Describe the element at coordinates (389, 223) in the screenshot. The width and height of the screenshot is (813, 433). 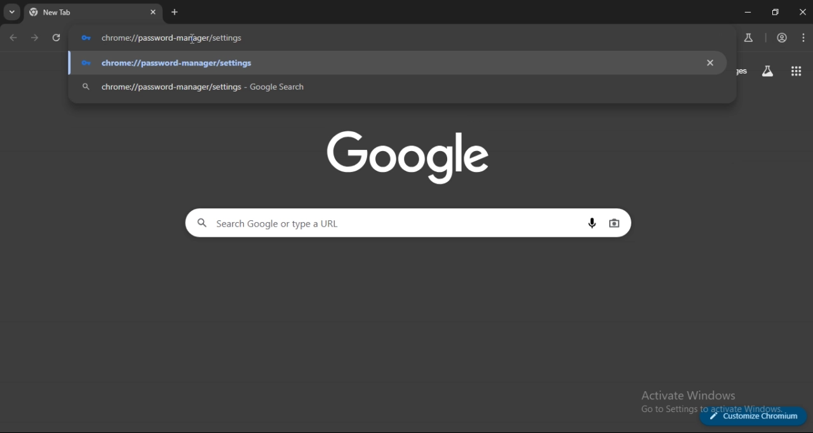
I see `search google or type a URL` at that location.